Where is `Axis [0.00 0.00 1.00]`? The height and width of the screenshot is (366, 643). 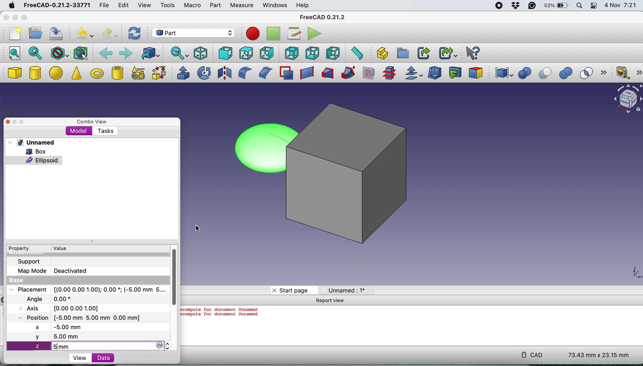
Axis [0.00 0.00 1.00] is located at coordinates (62, 308).